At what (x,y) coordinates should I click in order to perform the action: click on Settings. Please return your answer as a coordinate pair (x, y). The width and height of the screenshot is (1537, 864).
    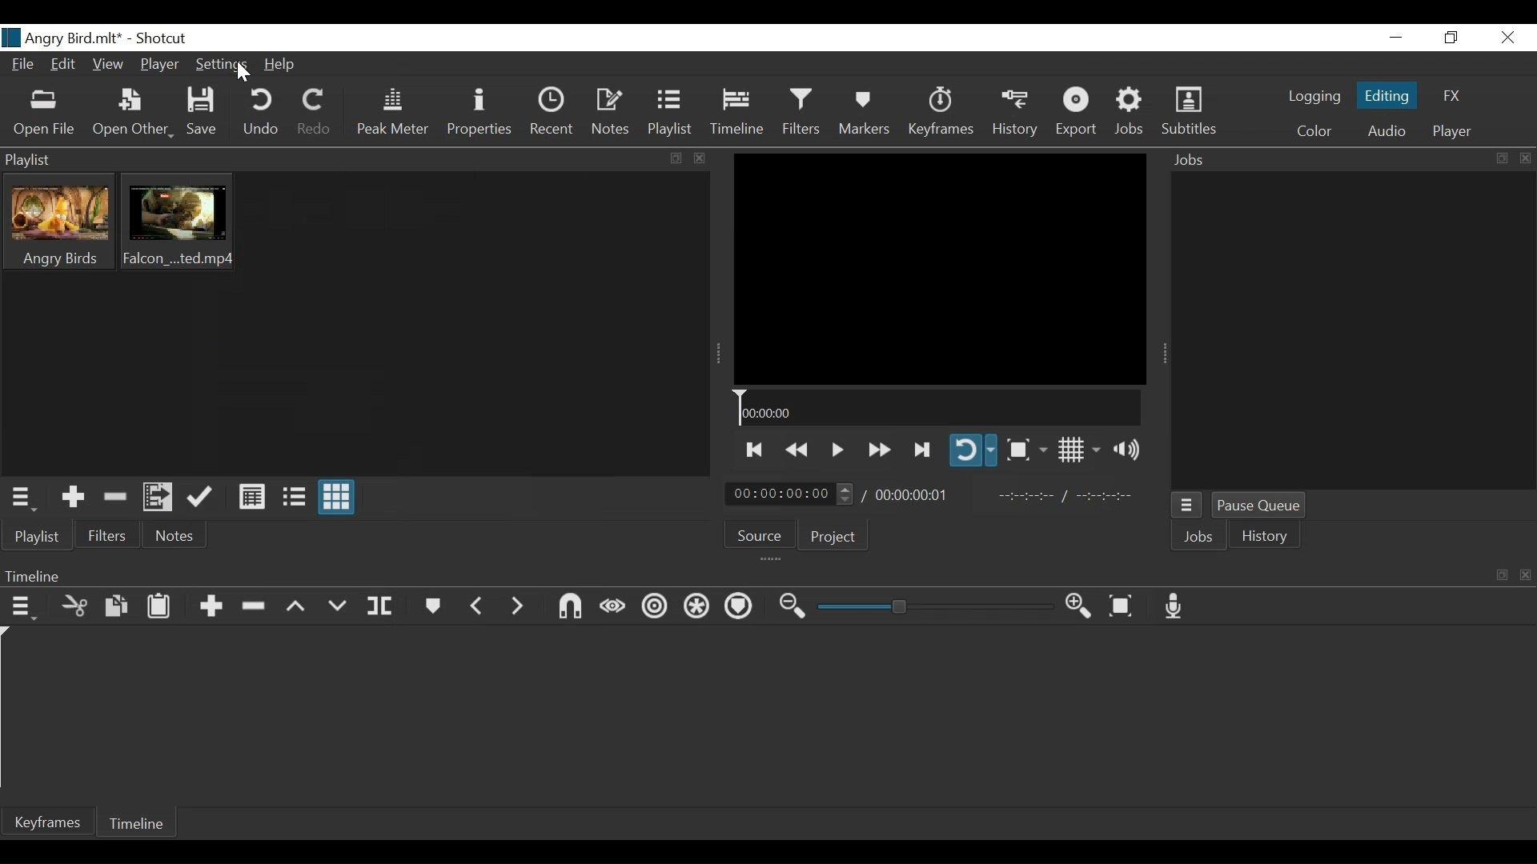
    Looking at the image, I should click on (223, 63).